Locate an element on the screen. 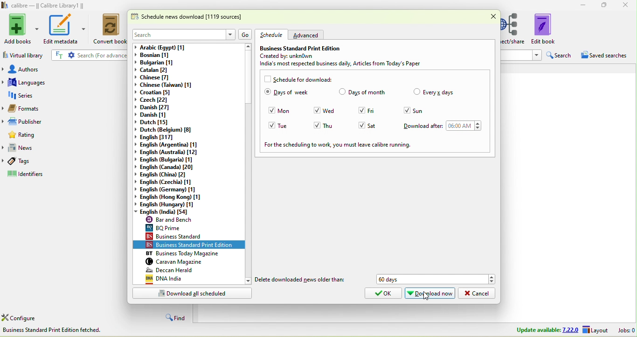 Image resolution: width=637 pixels, height=337 pixels. Drop down is located at coordinates (536, 55).